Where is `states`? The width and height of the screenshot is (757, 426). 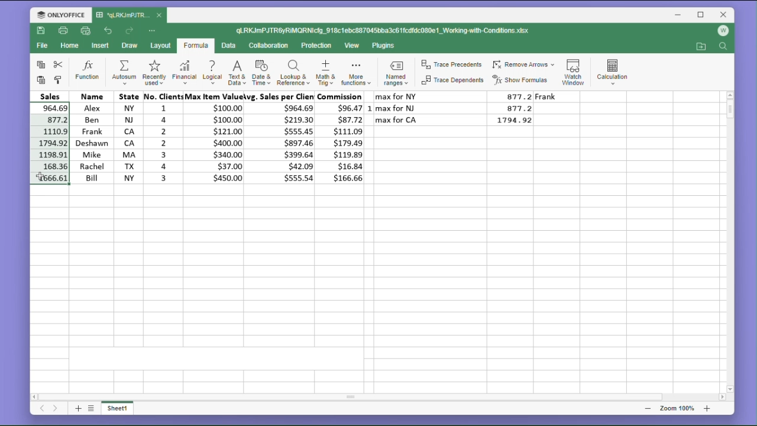 states is located at coordinates (125, 137).